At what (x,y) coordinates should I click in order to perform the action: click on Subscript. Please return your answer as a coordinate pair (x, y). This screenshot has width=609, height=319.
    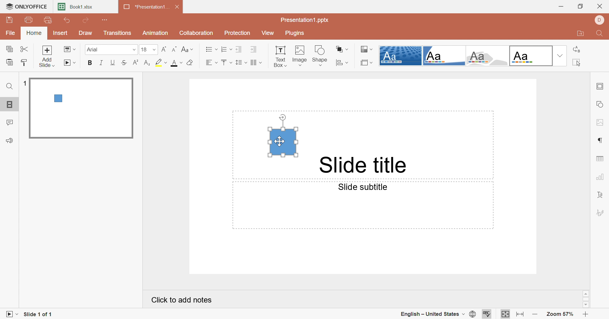
    Looking at the image, I should click on (148, 63).